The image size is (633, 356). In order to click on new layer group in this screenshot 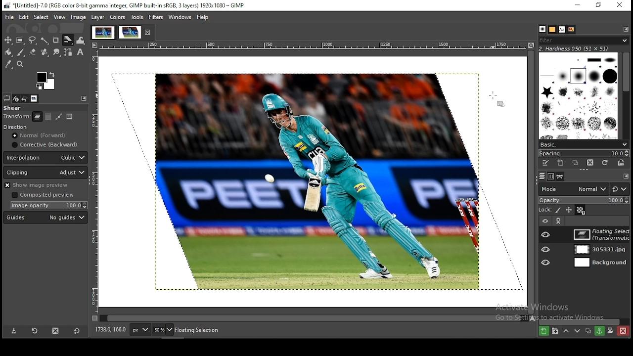, I will do `click(554, 331)`.